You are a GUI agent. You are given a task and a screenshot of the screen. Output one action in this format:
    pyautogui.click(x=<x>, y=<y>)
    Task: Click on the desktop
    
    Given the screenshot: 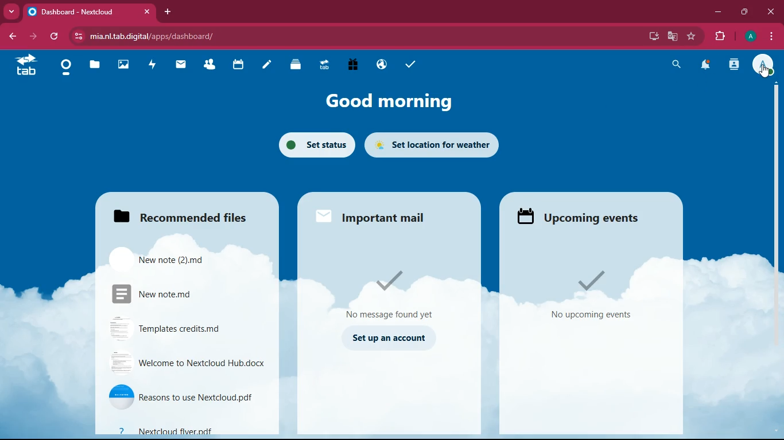 What is the action you would take?
    pyautogui.click(x=649, y=36)
    